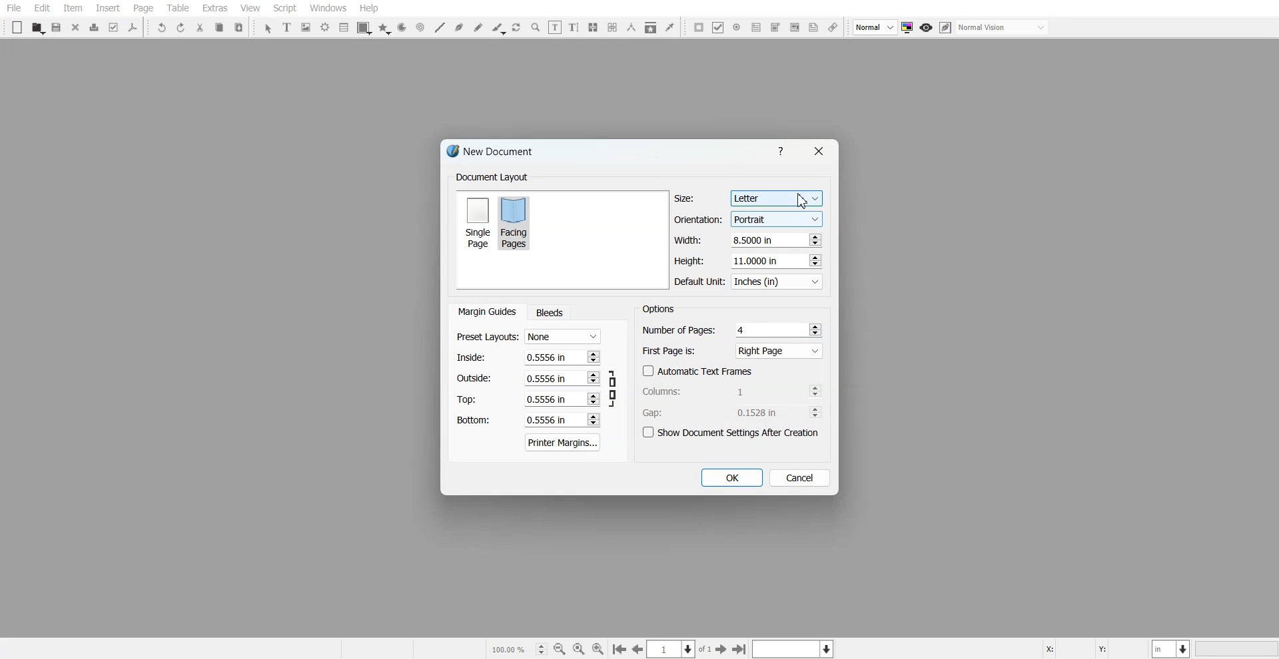 The width and height of the screenshot is (1279, 659). What do you see at coordinates (813, 28) in the screenshot?
I see `Text Annotation` at bounding box center [813, 28].